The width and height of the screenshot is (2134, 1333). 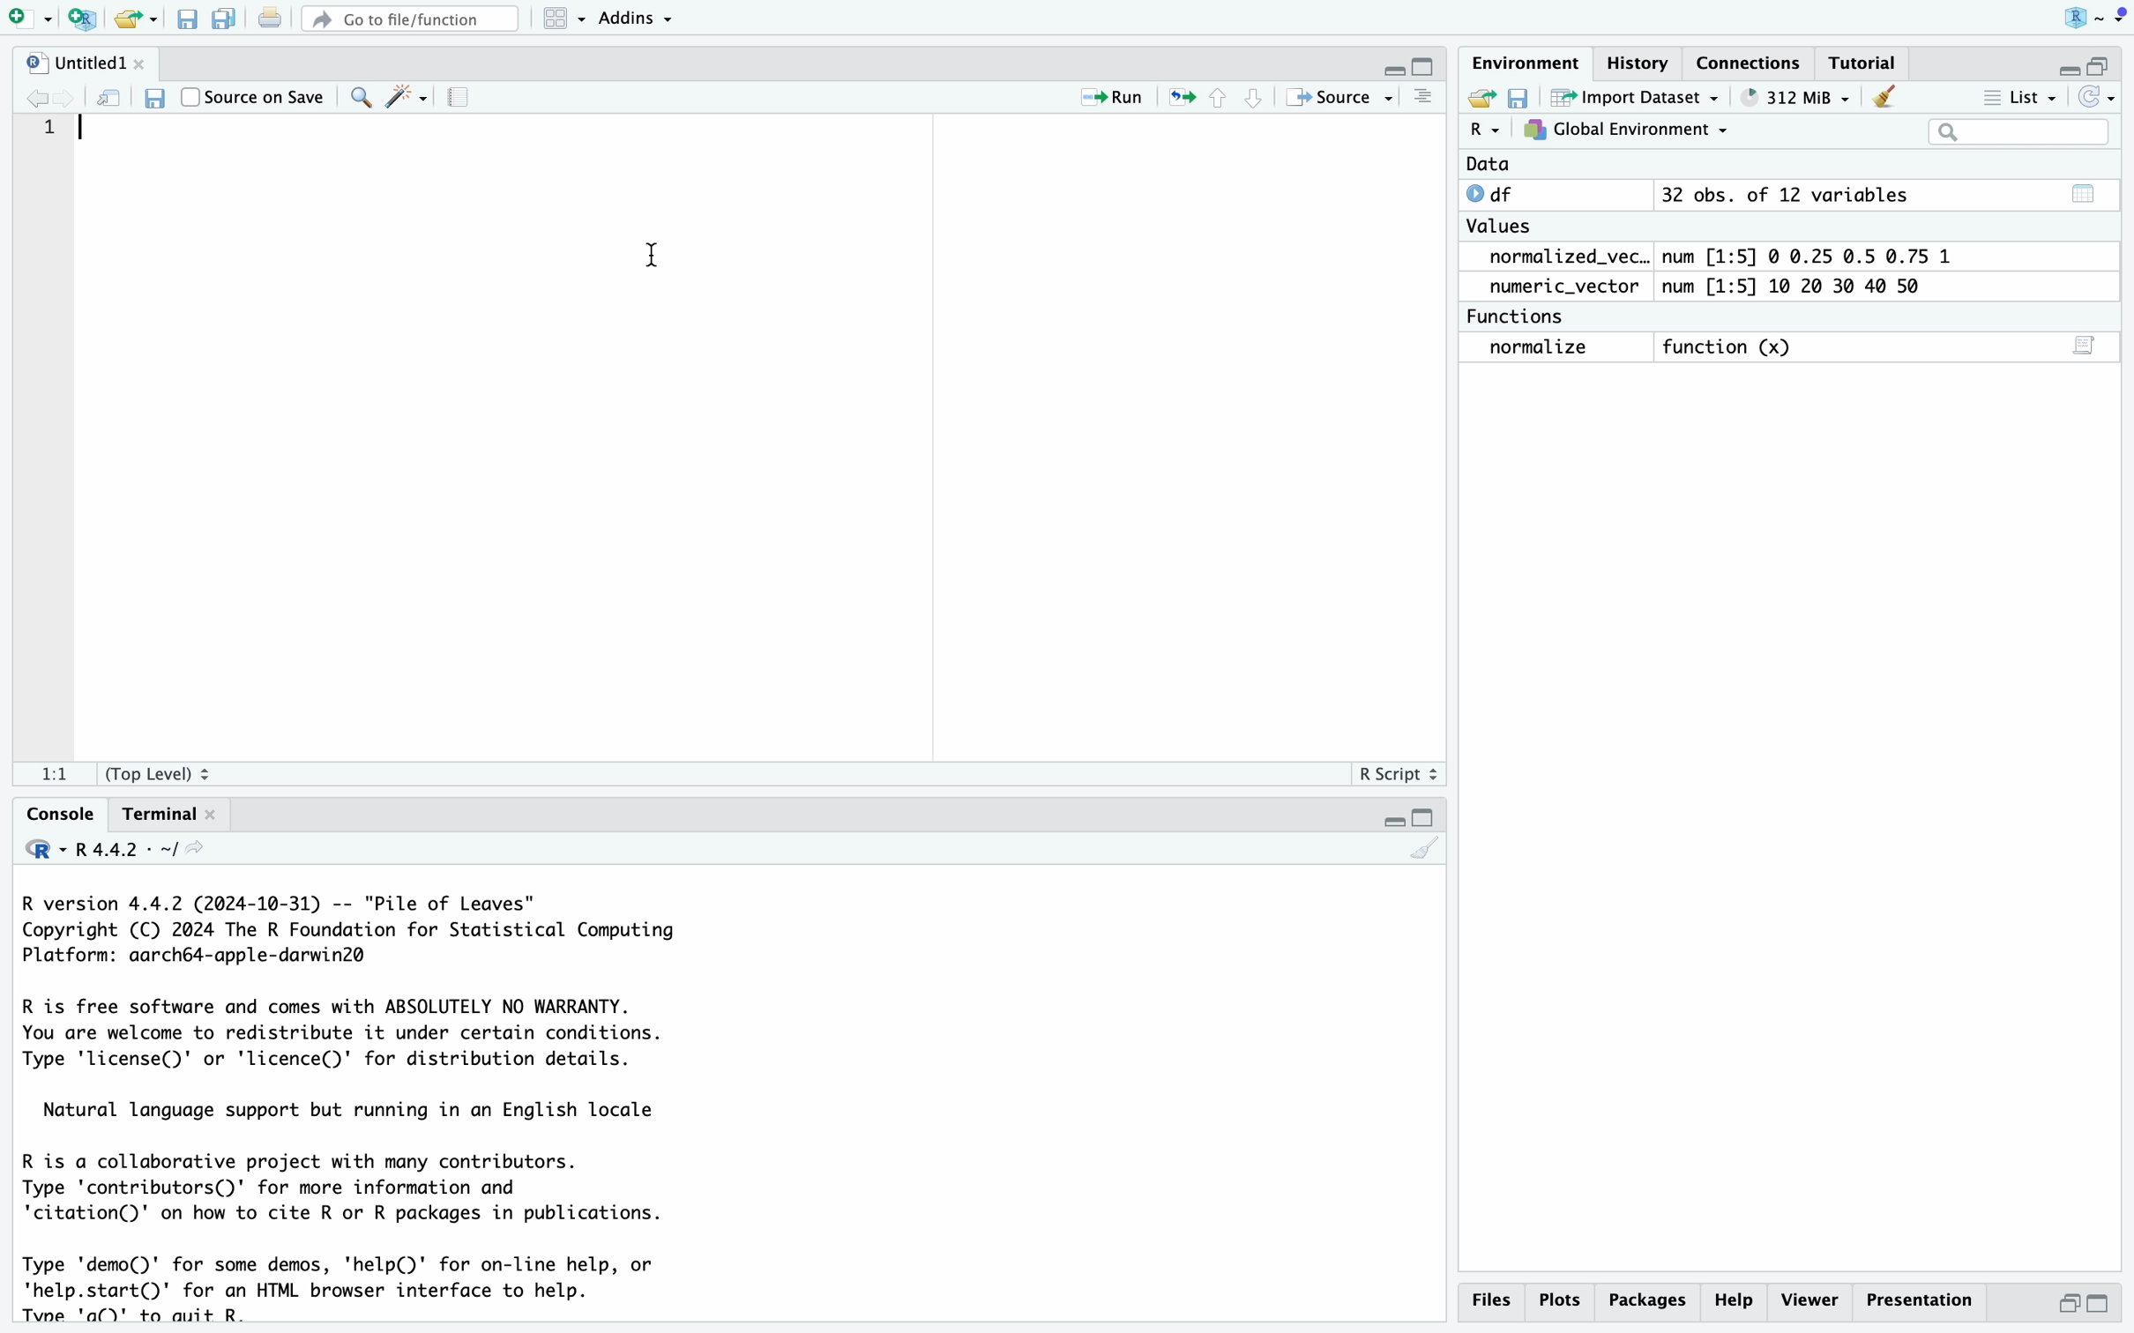 What do you see at coordinates (1649, 1301) in the screenshot?
I see `Packages` at bounding box center [1649, 1301].